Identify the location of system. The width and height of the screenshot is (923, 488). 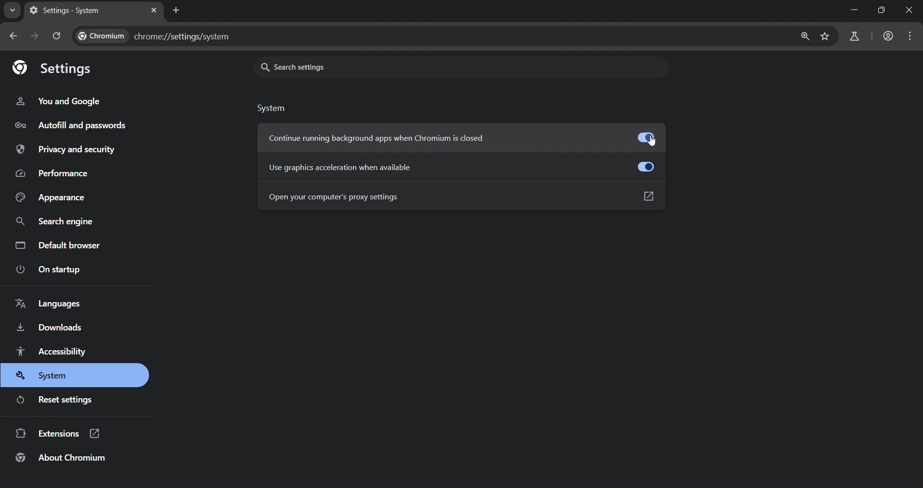
(274, 109).